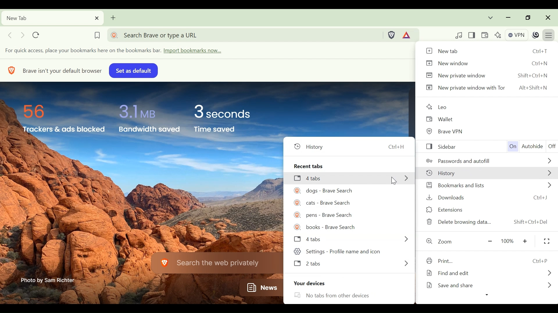 The height and width of the screenshot is (313, 558). I want to click on MORE, so click(404, 179).